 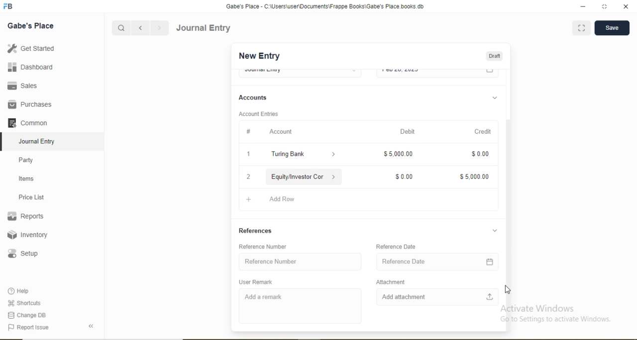 What do you see at coordinates (21, 85) in the screenshot?
I see `Sales` at bounding box center [21, 85].